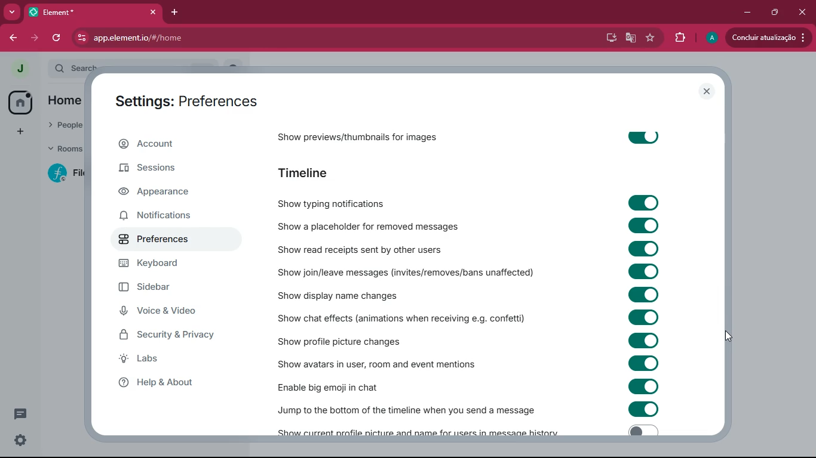 The height and width of the screenshot is (458, 816). Describe the element at coordinates (361, 134) in the screenshot. I see `show previews/thumbnails for images` at that location.